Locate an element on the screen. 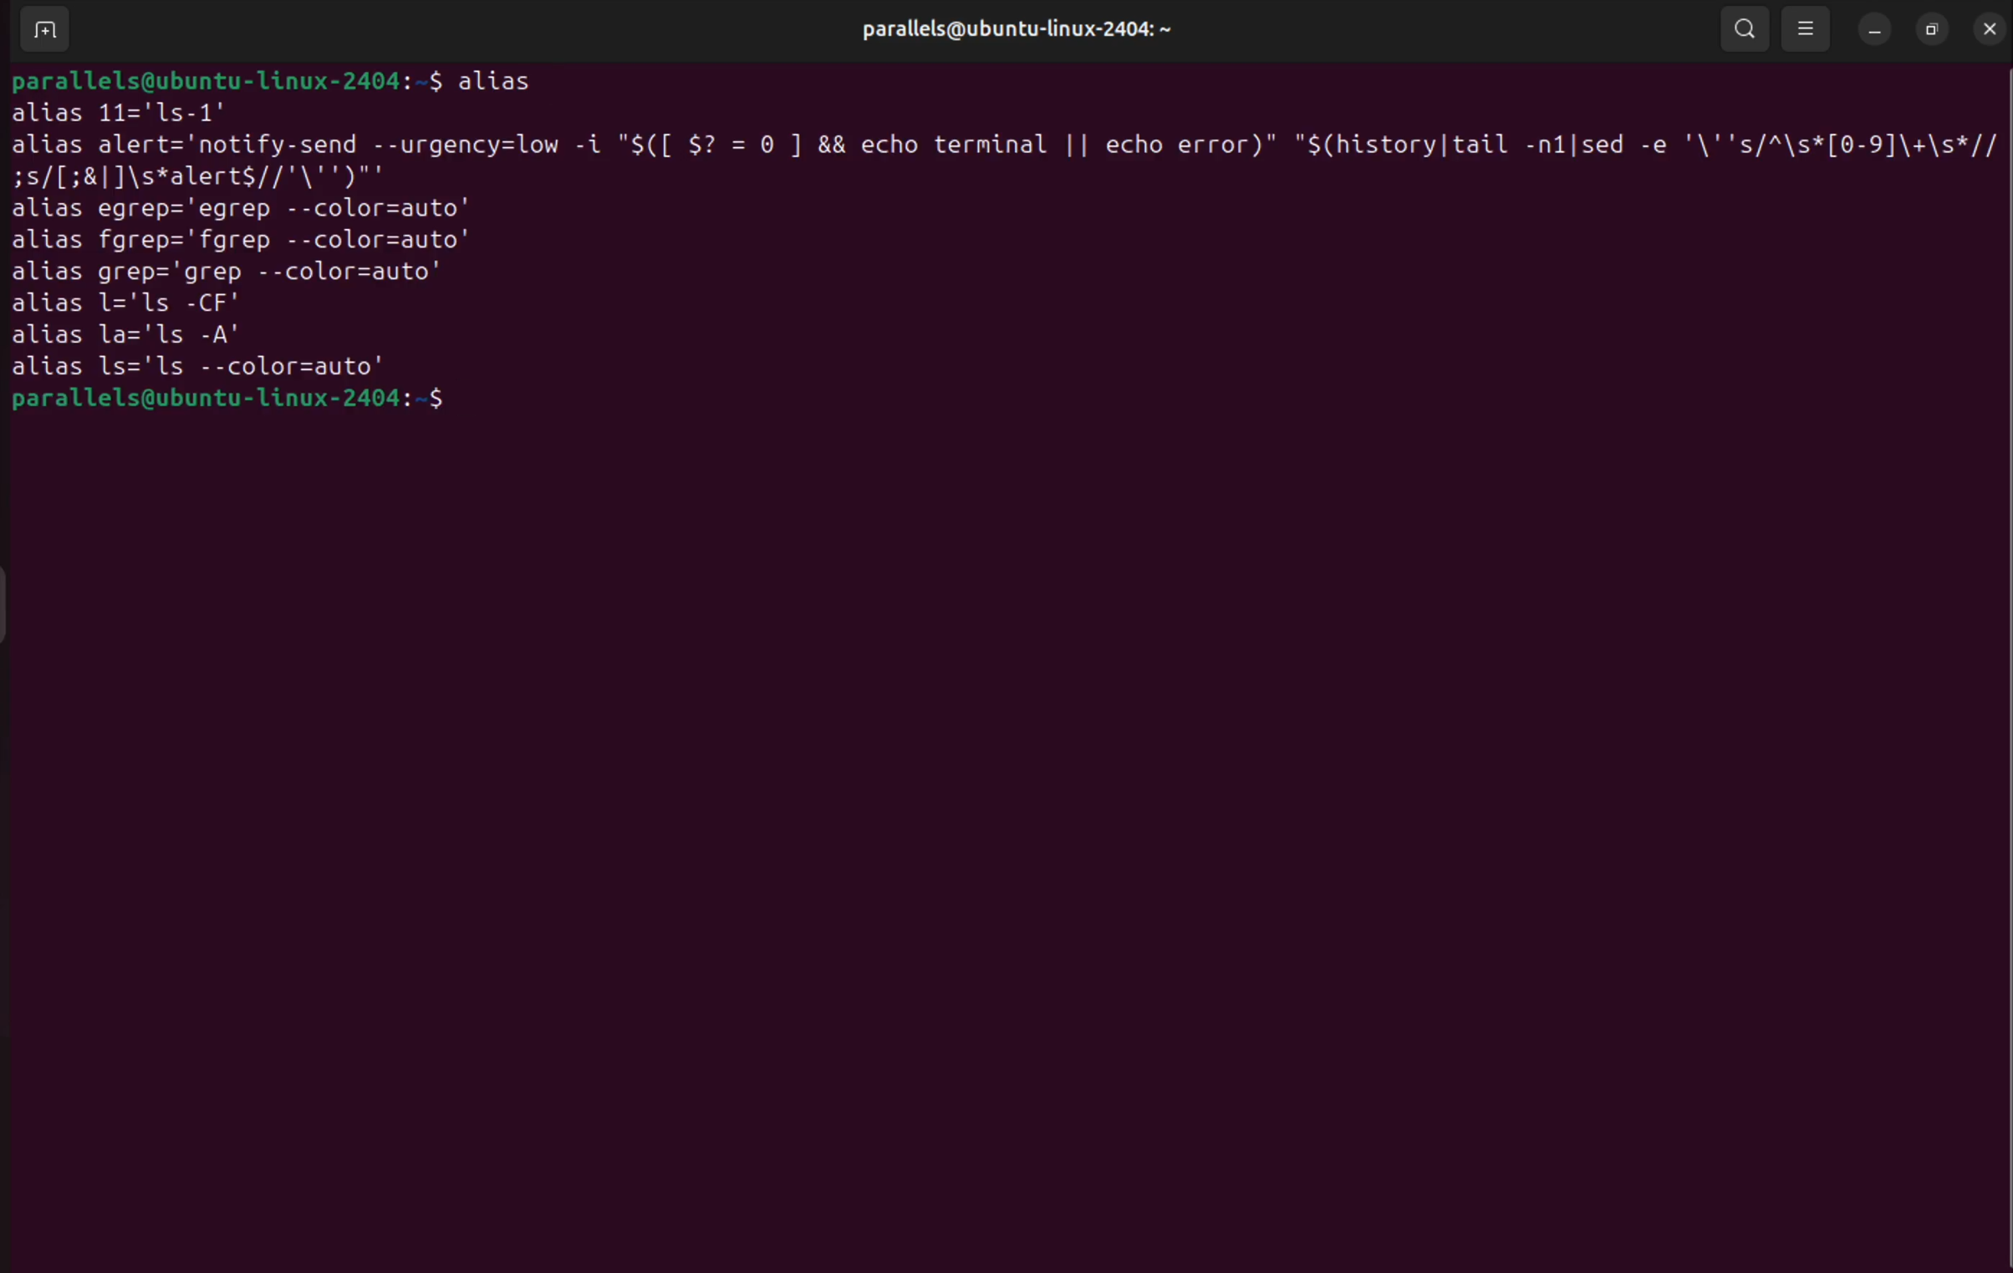 The width and height of the screenshot is (2013, 1273). alias grep is located at coordinates (229, 272).